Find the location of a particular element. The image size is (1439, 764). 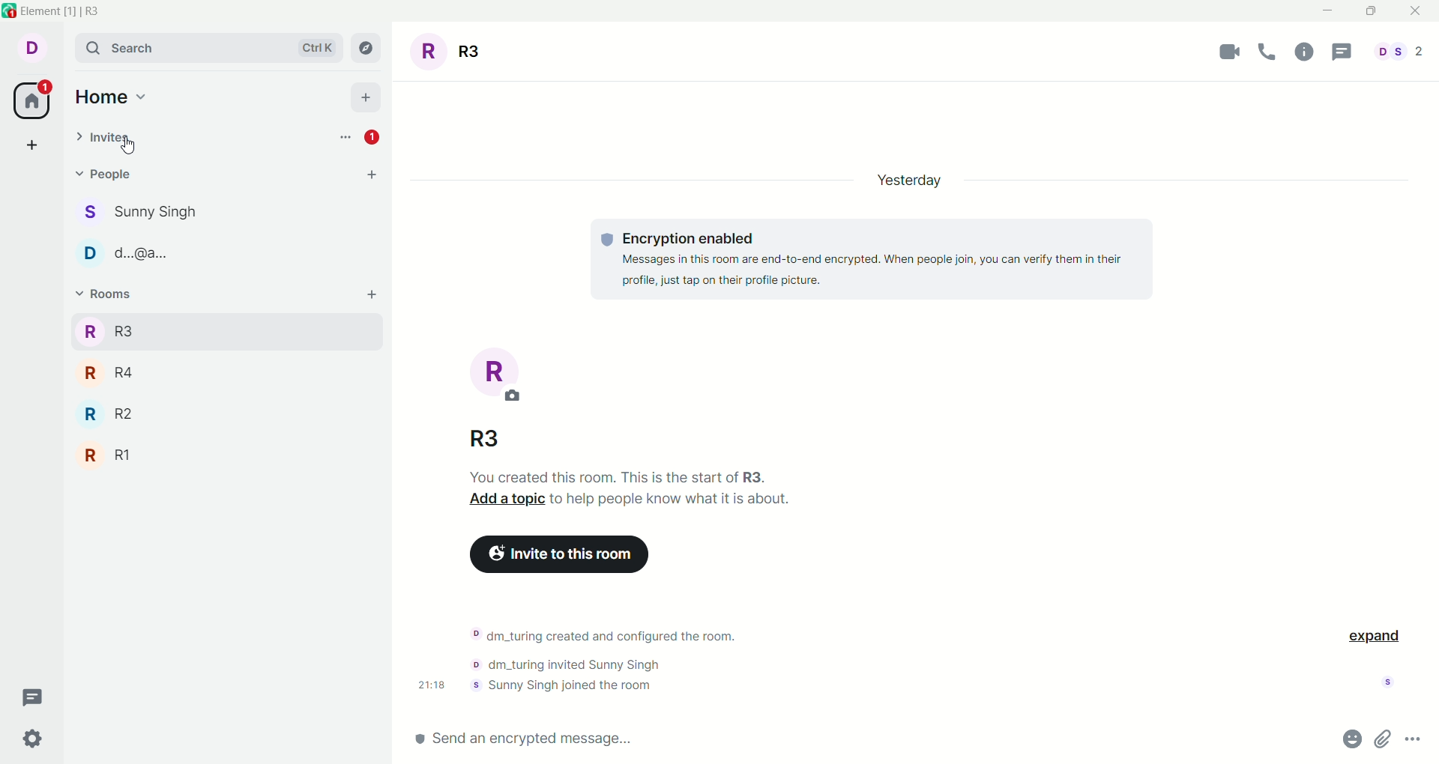

R3 is located at coordinates (222, 330).